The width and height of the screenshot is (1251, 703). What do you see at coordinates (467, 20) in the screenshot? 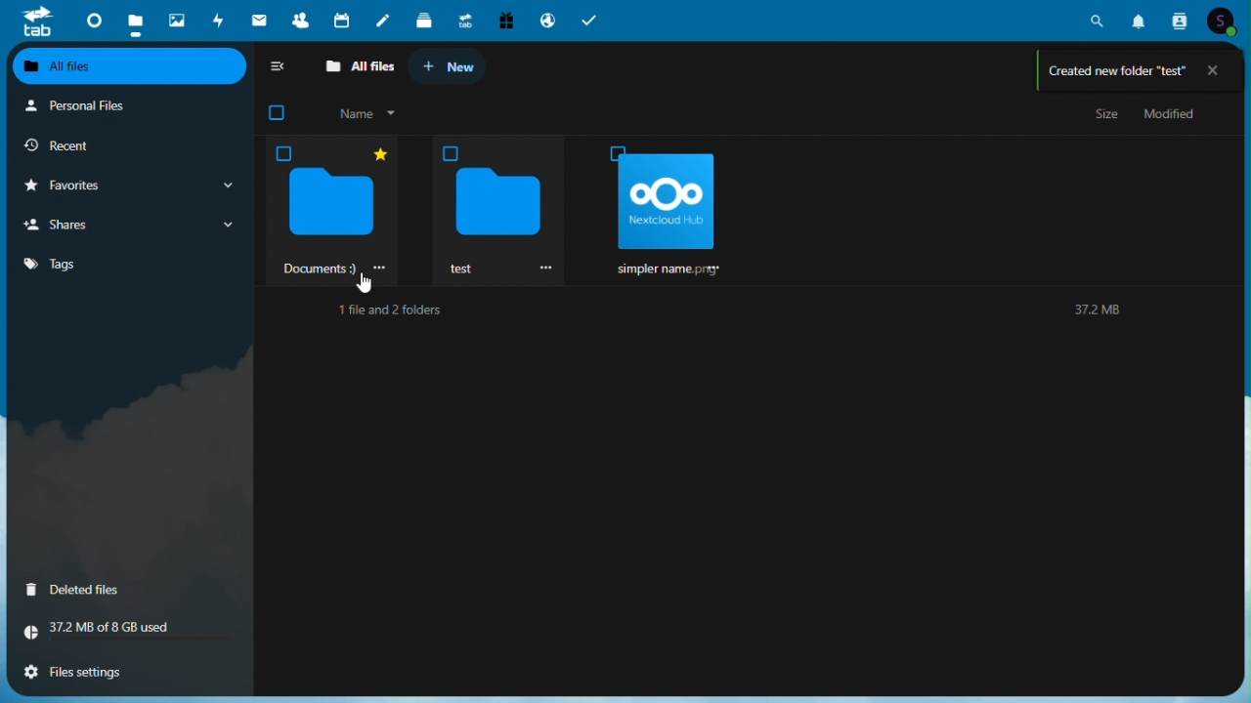
I see `Upgrade` at bounding box center [467, 20].